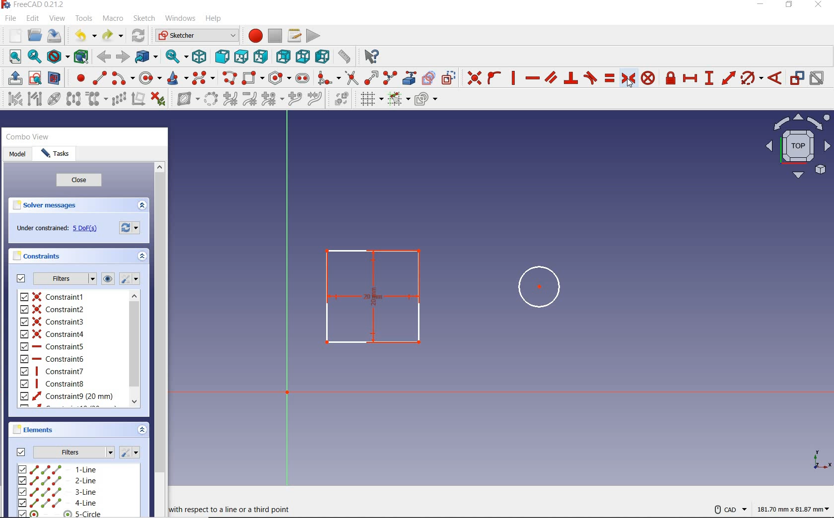 This screenshot has height=518, width=834. I want to click on model, so click(18, 156).